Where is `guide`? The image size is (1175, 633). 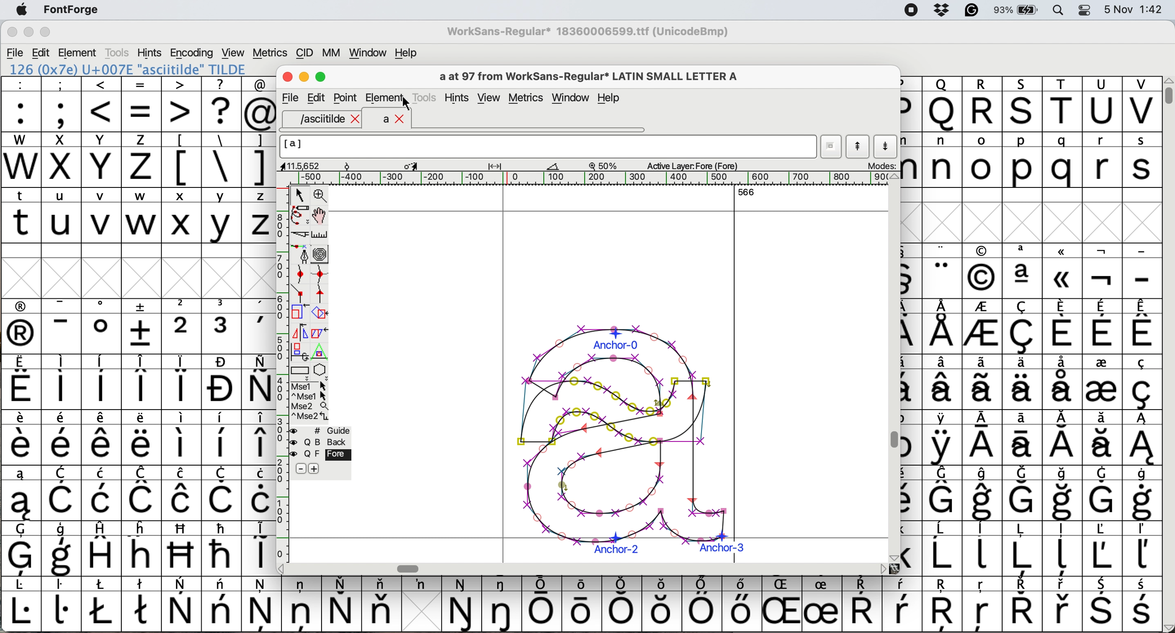
guide is located at coordinates (326, 429).